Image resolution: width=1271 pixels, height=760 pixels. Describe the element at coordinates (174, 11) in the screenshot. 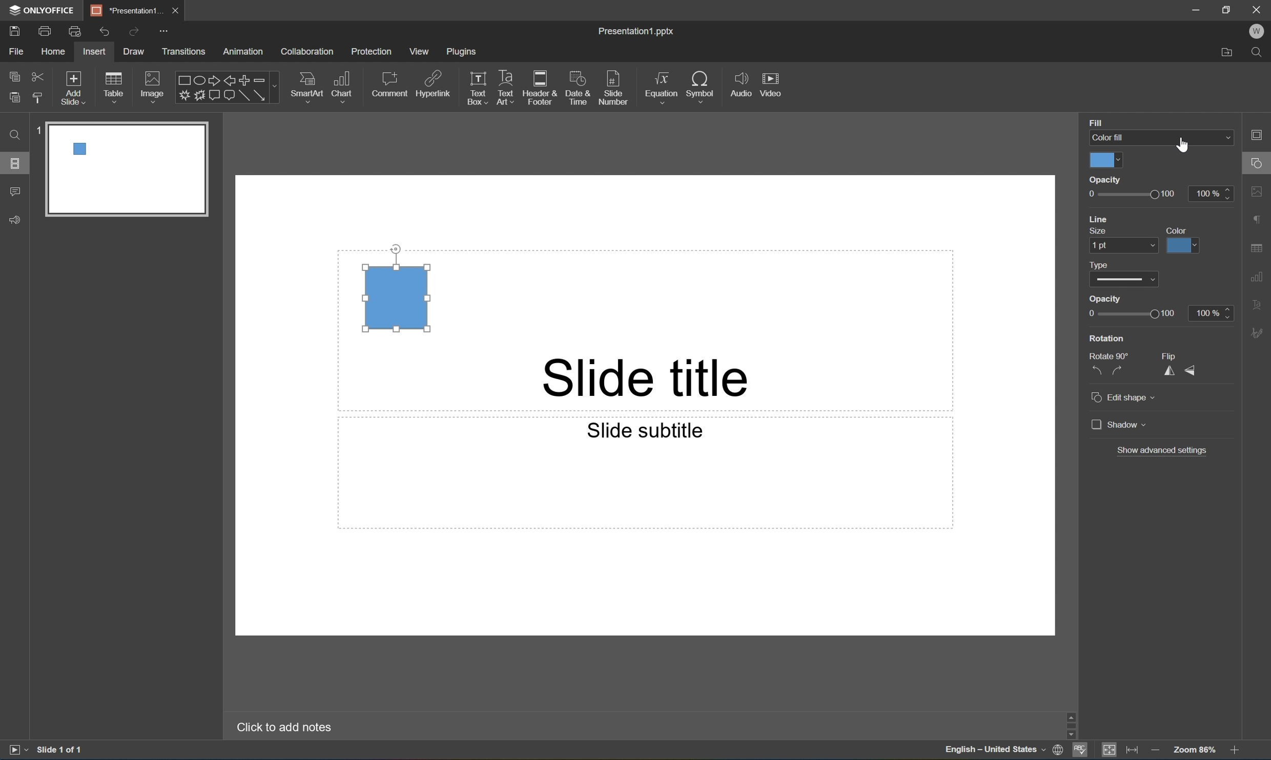

I see `Close` at that location.